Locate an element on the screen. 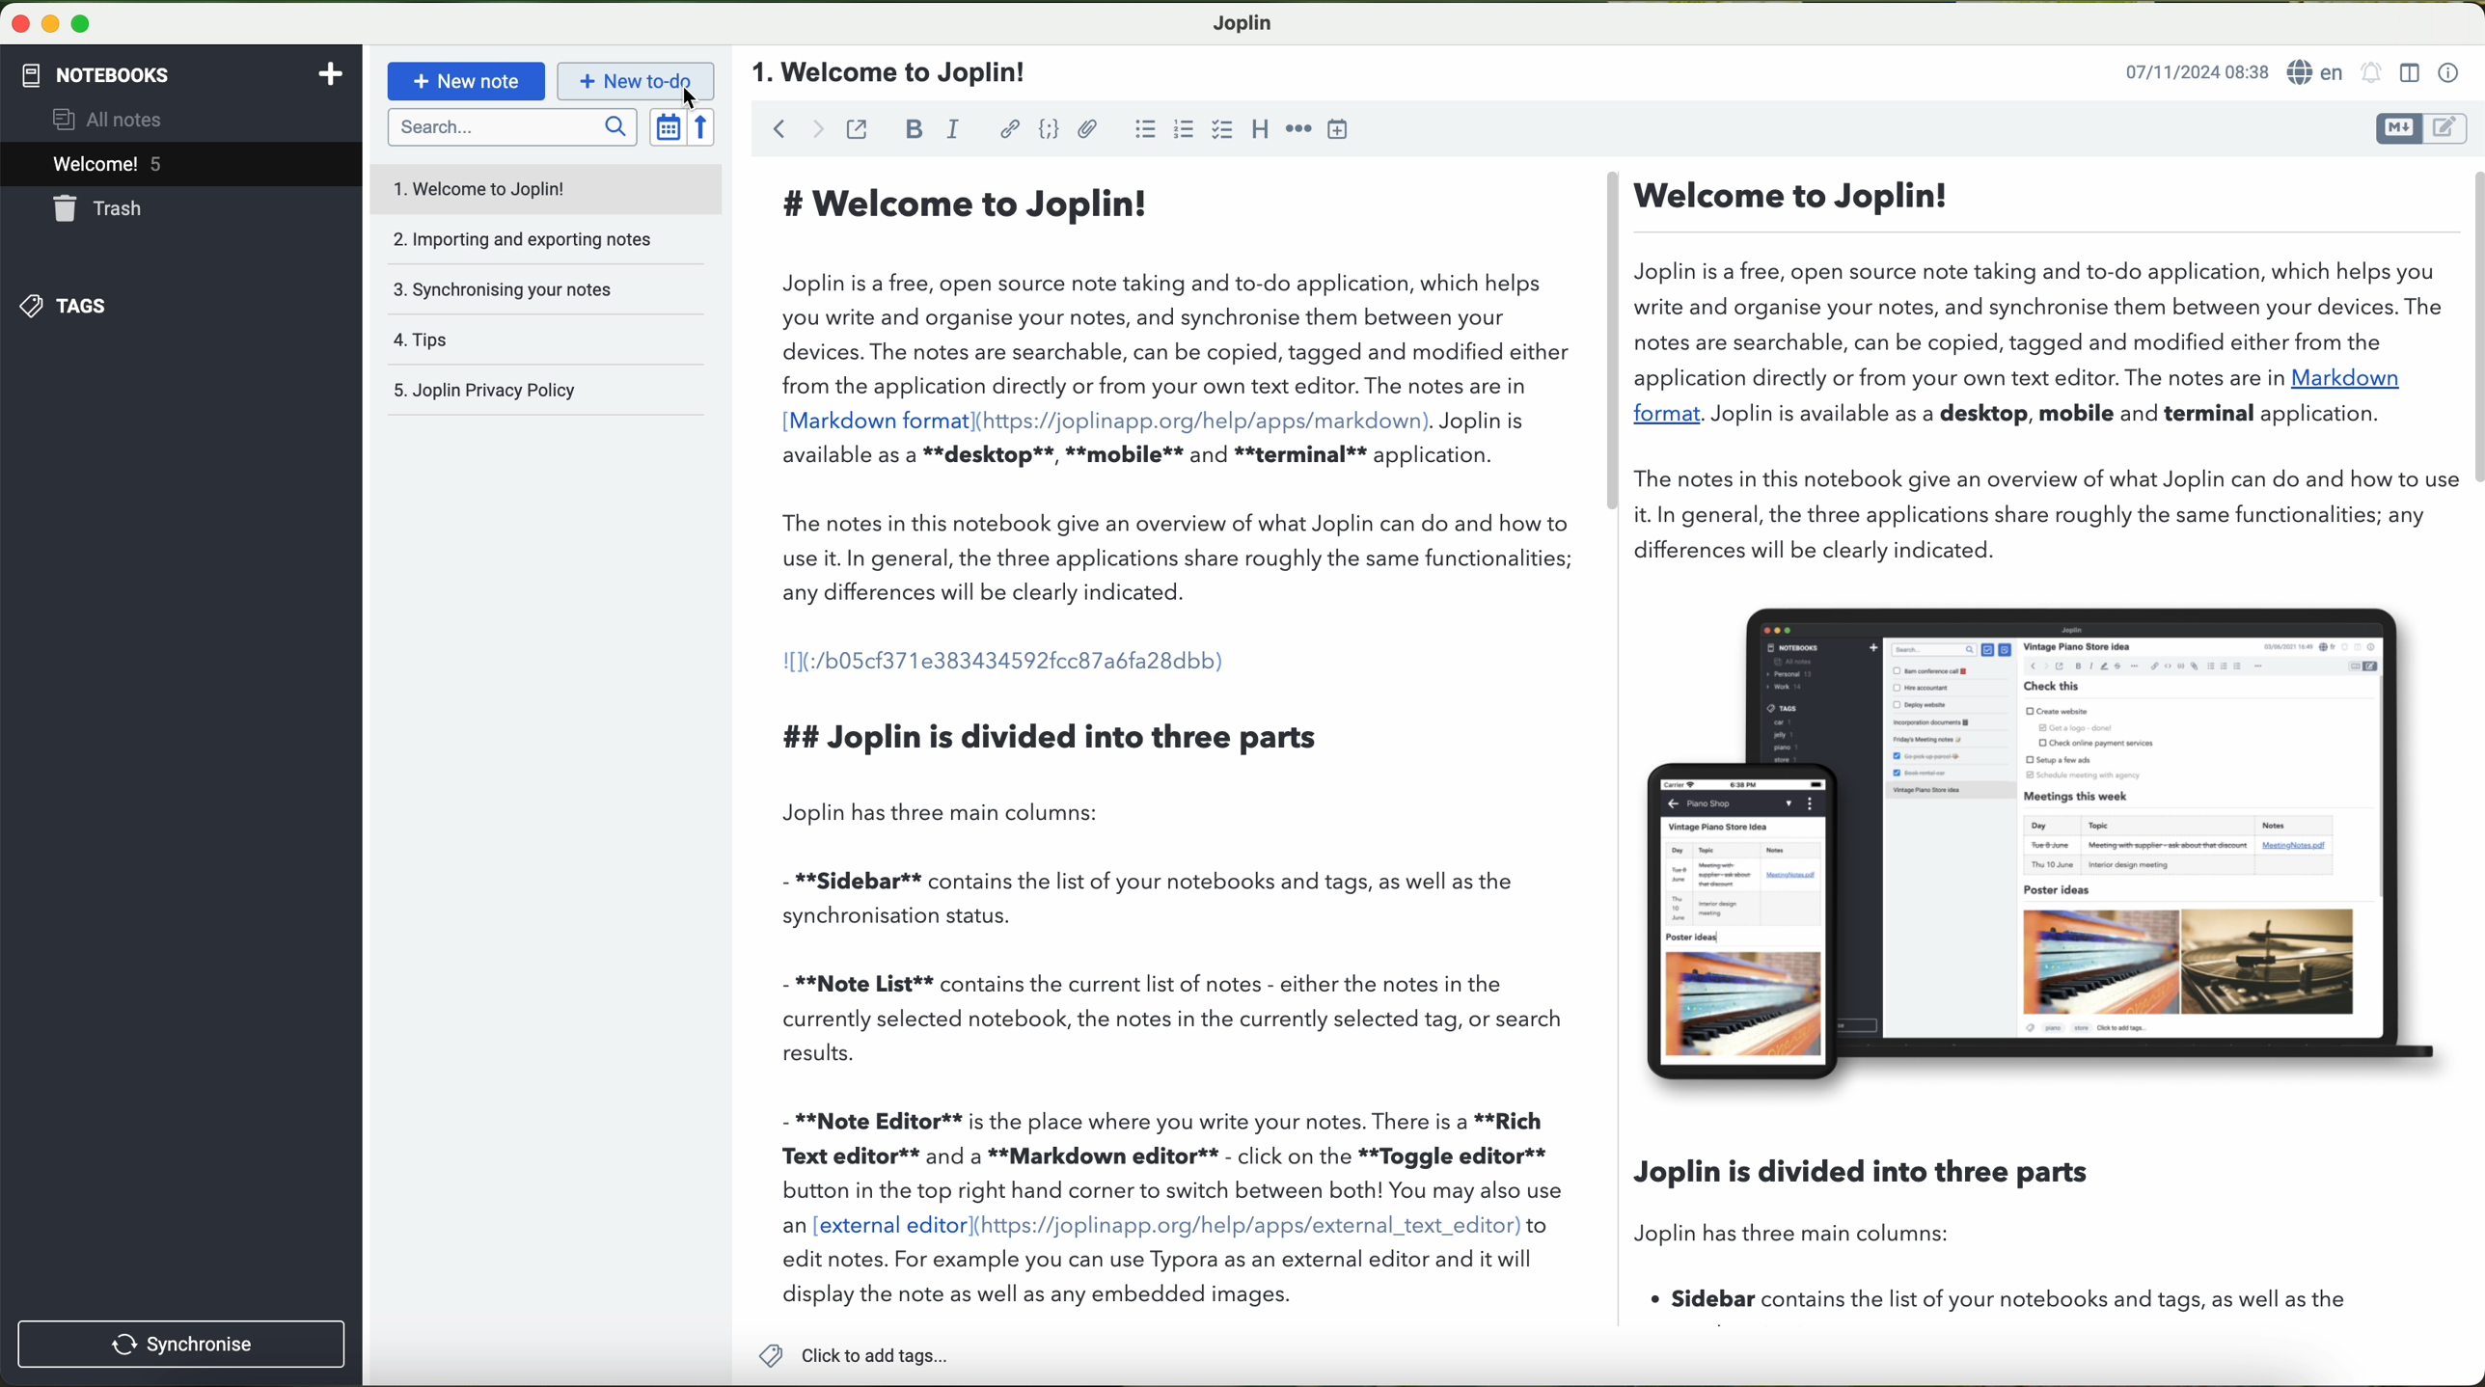 The width and height of the screenshot is (2485, 1387). reverse sort order is located at coordinates (707, 128).